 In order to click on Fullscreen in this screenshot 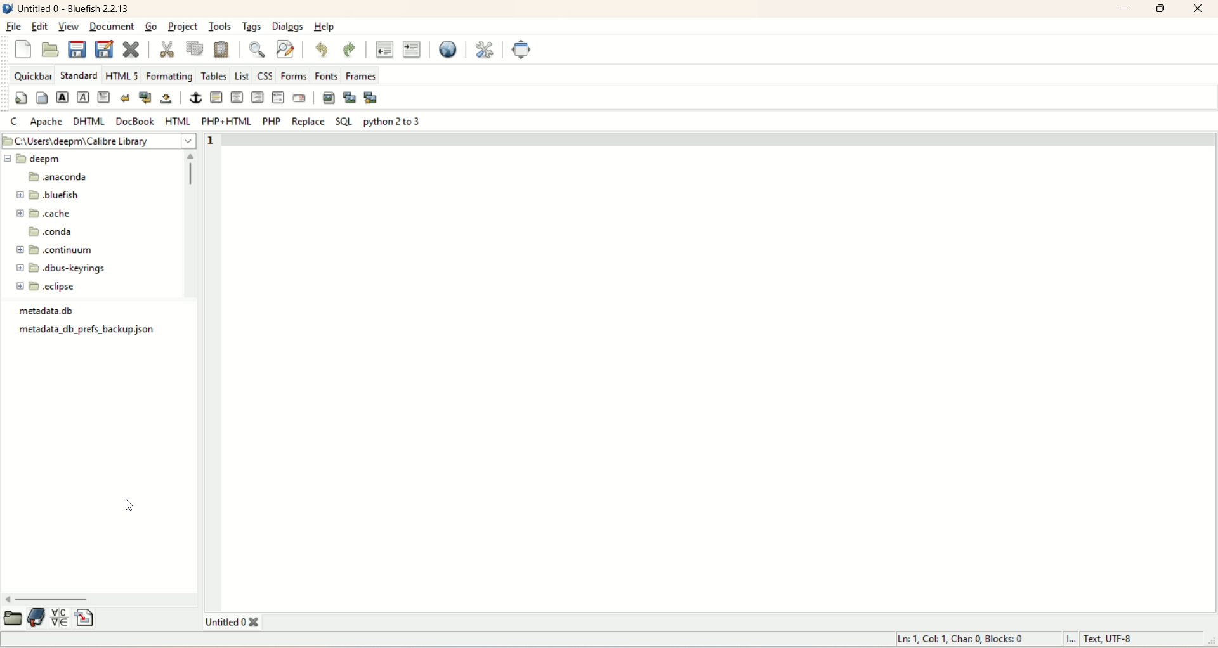, I will do `click(520, 49)`.